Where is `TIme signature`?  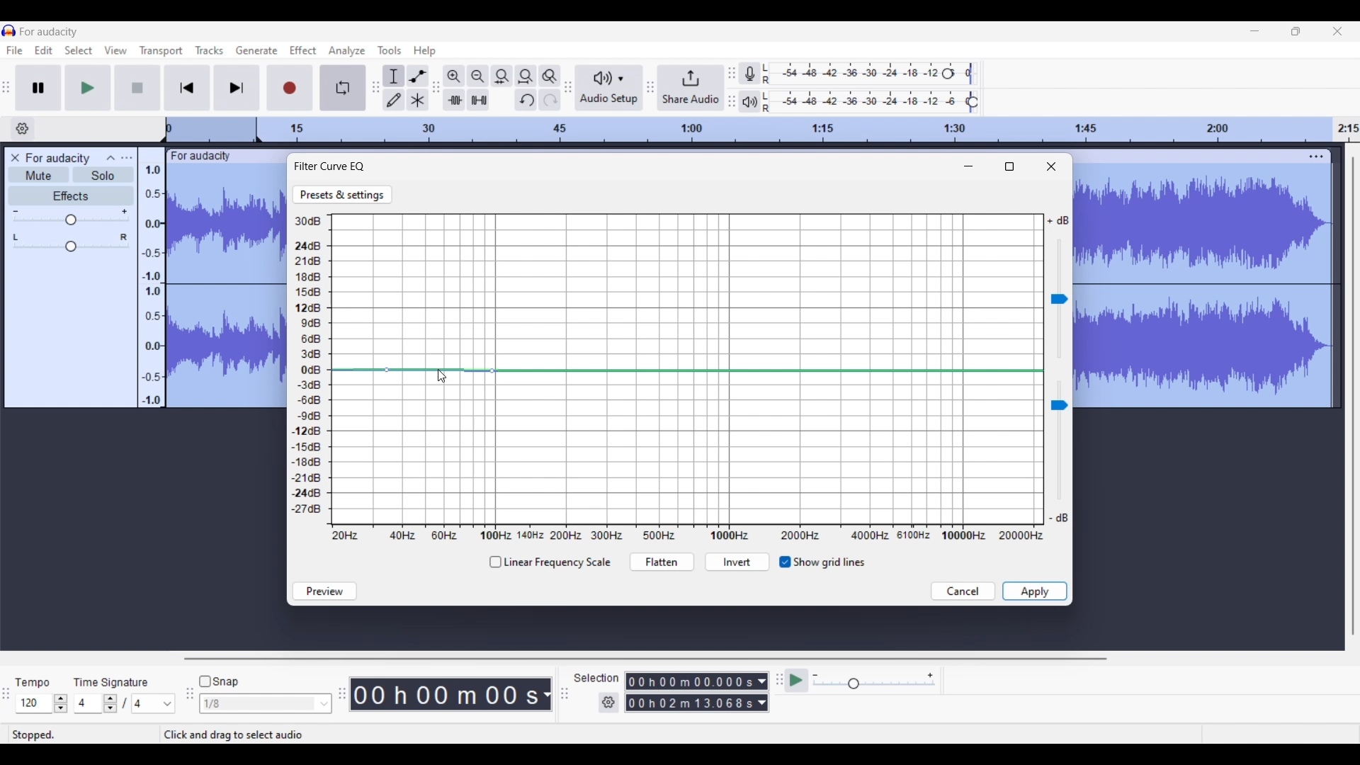 TIme signature is located at coordinates (112, 681).